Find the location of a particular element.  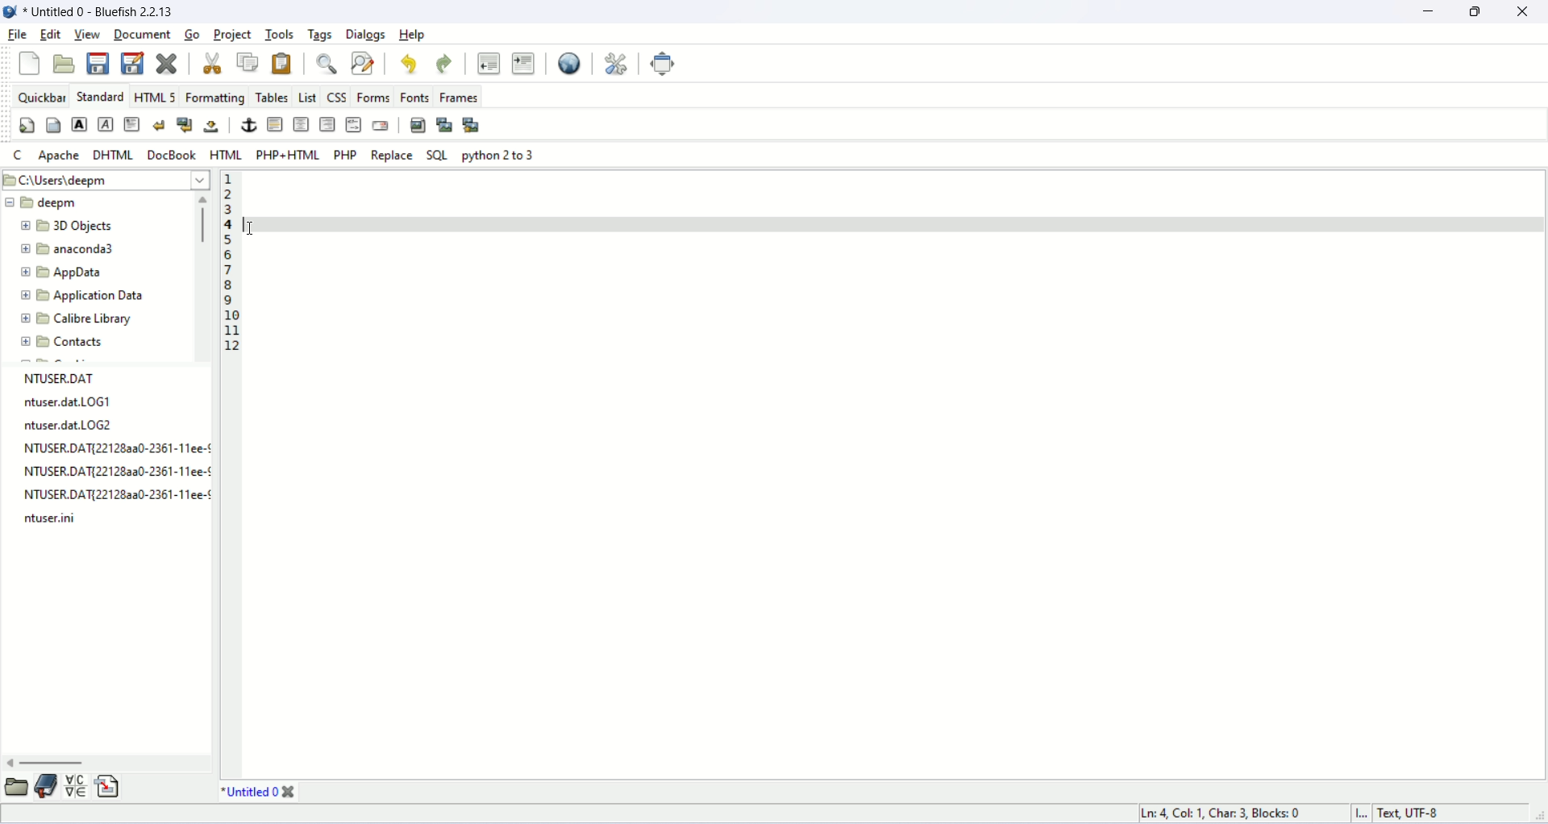

indent is located at coordinates (524, 65).